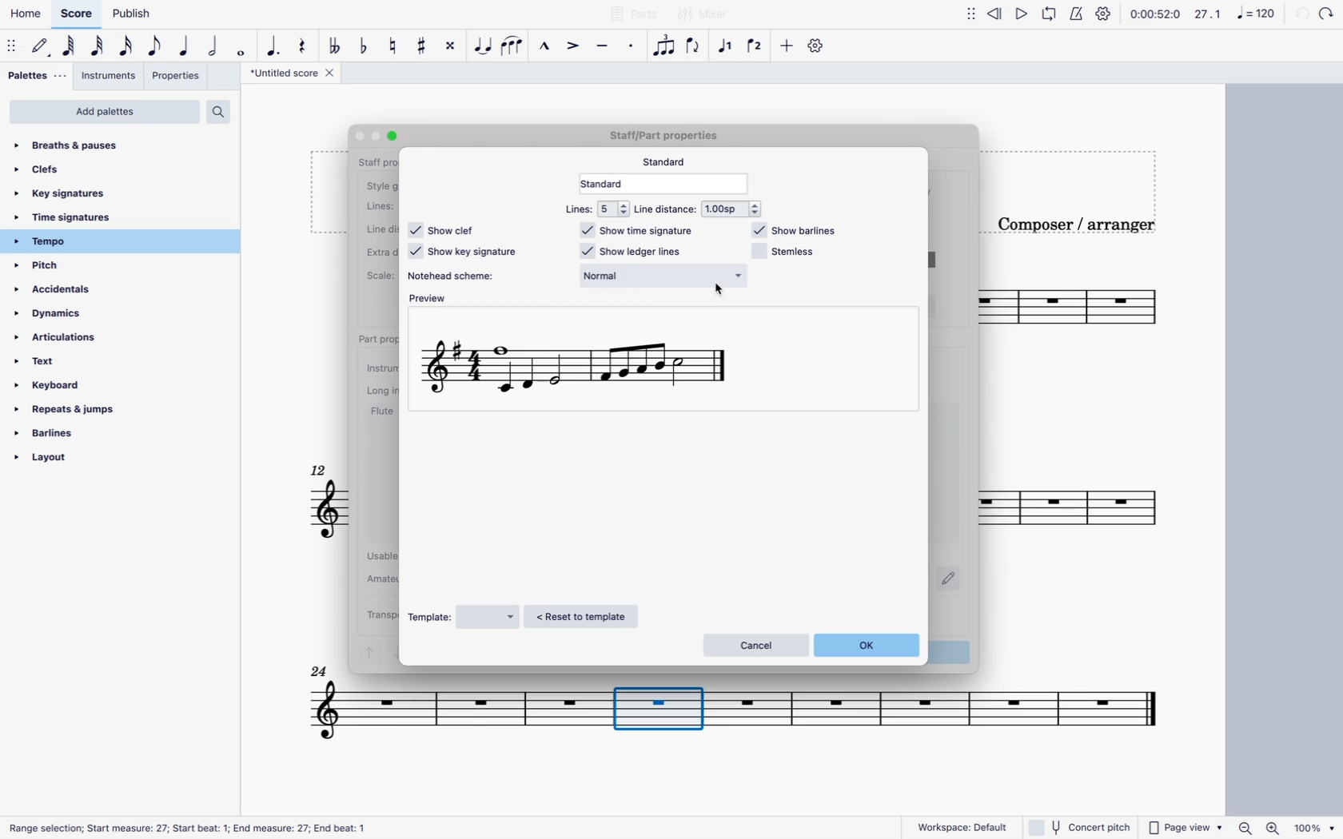 The height and width of the screenshot is (839, 1343). What do you see at coordinates (669, 184) in the screenshot?
I see `standard` at bounding box center [669, 184].